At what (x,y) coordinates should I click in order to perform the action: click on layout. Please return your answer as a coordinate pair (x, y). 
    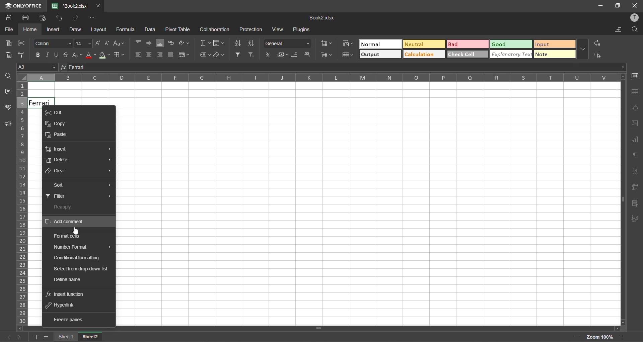
    Looking at the image, I should click on (99, 29).